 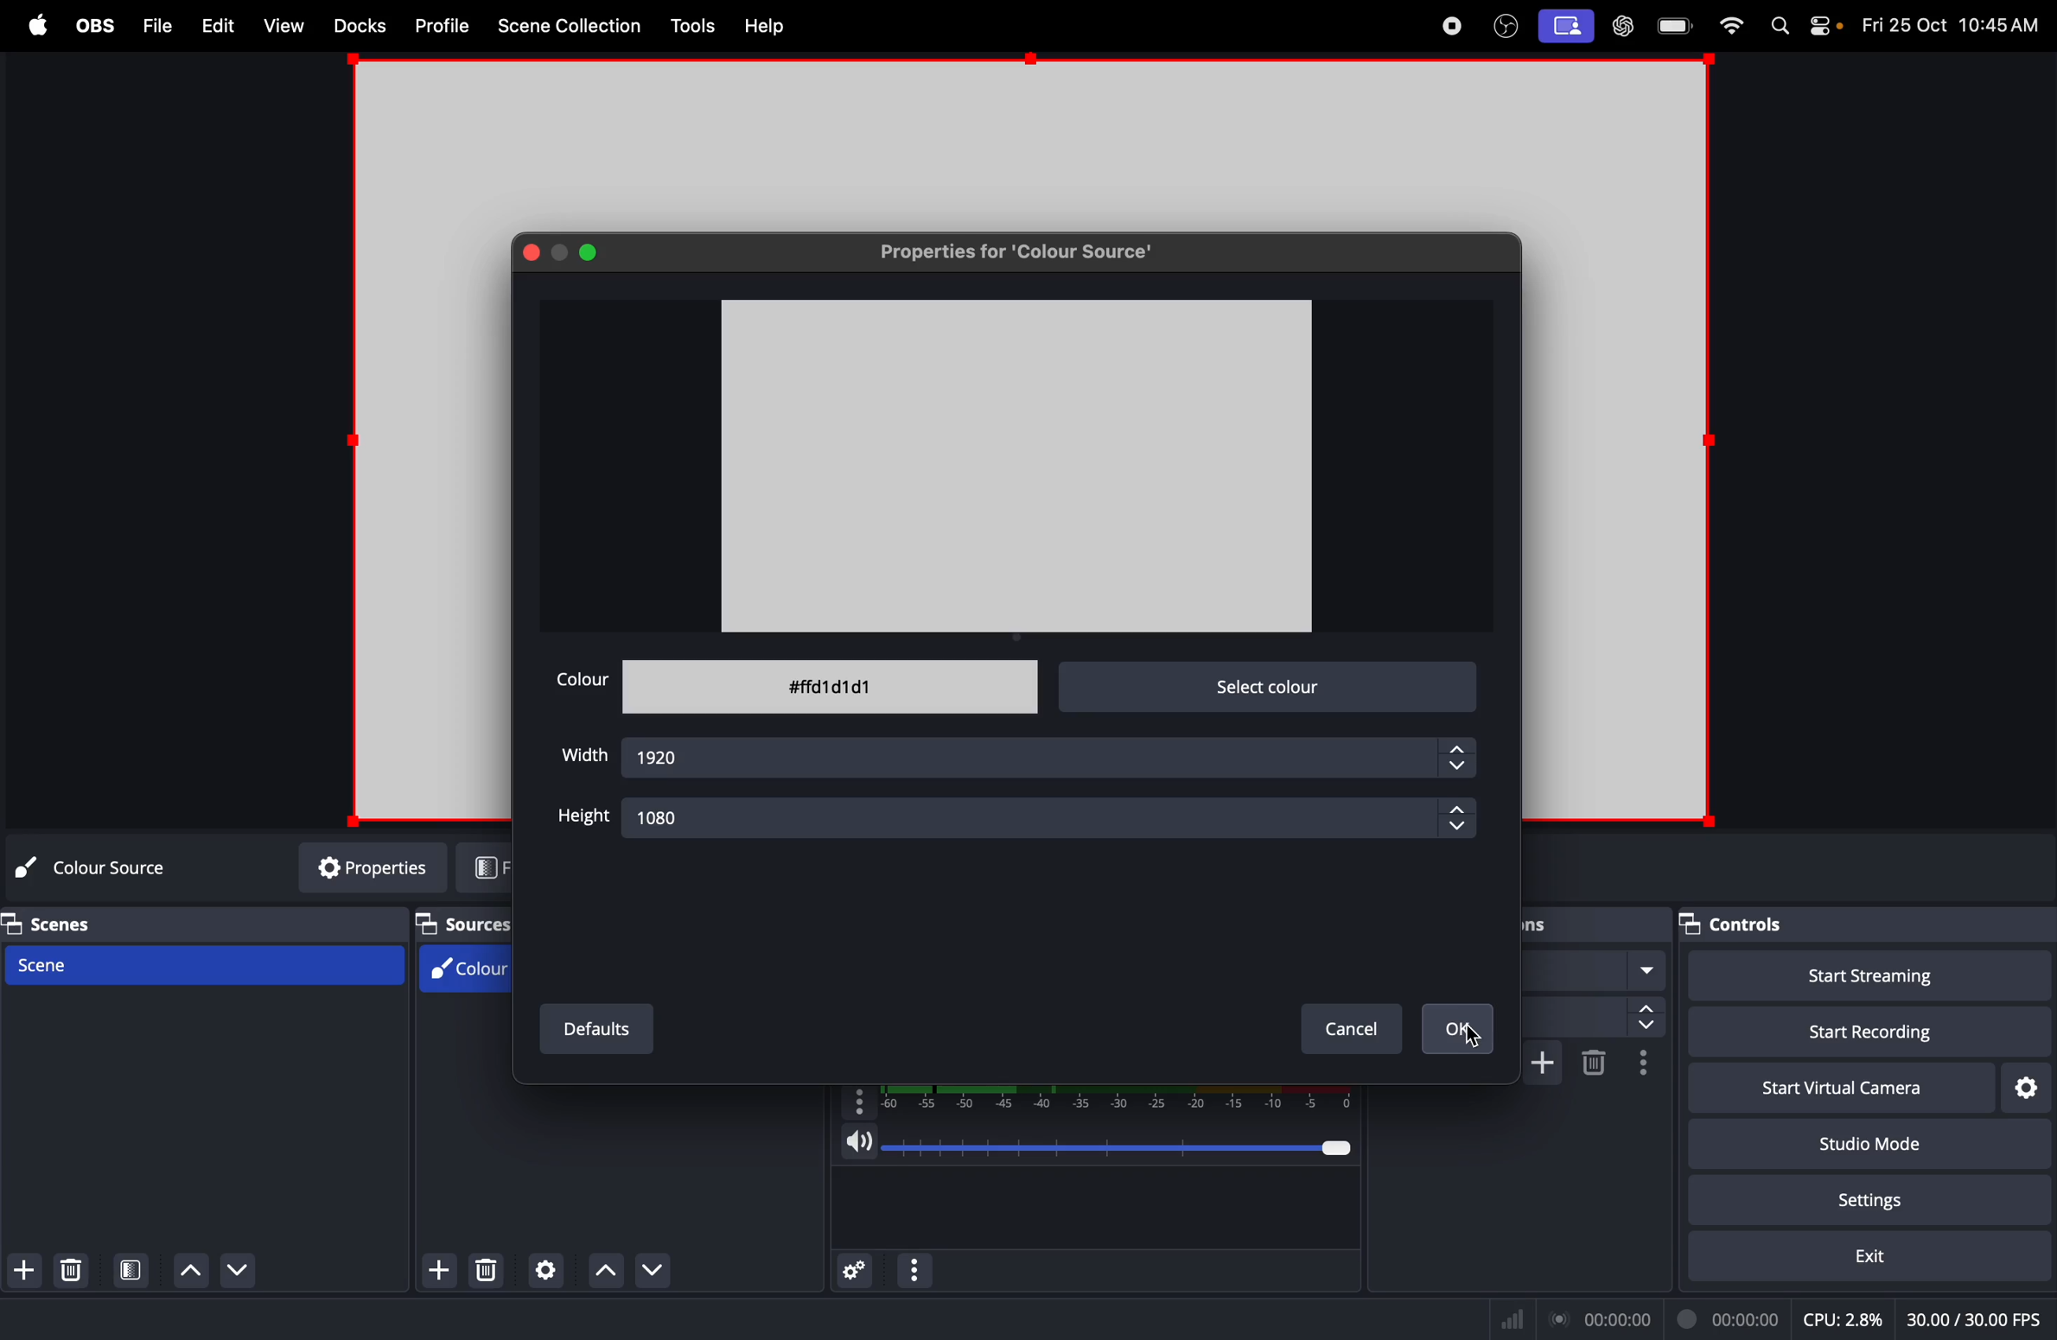 What do you see at coordinates (1734, 26) in the screenshot?
I see `wifi` at bounding box center [1734, 26].